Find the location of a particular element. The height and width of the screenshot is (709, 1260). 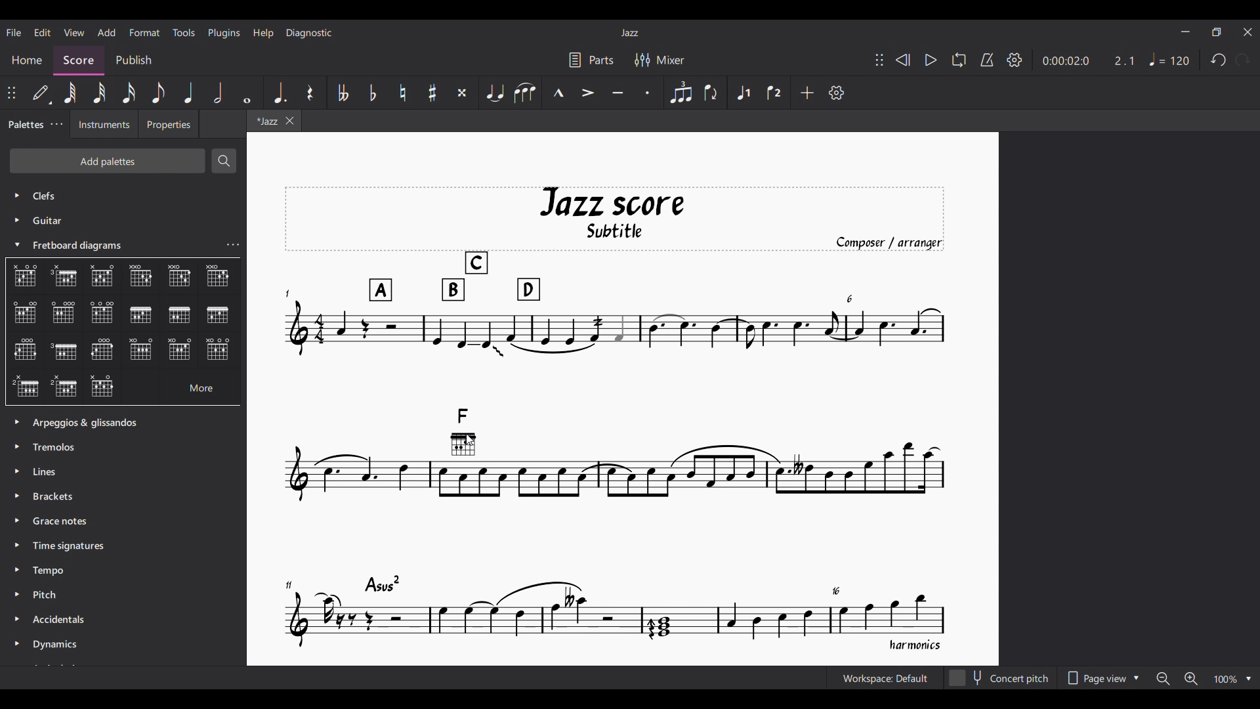

Edit menu is located at coordinates (43, 32).